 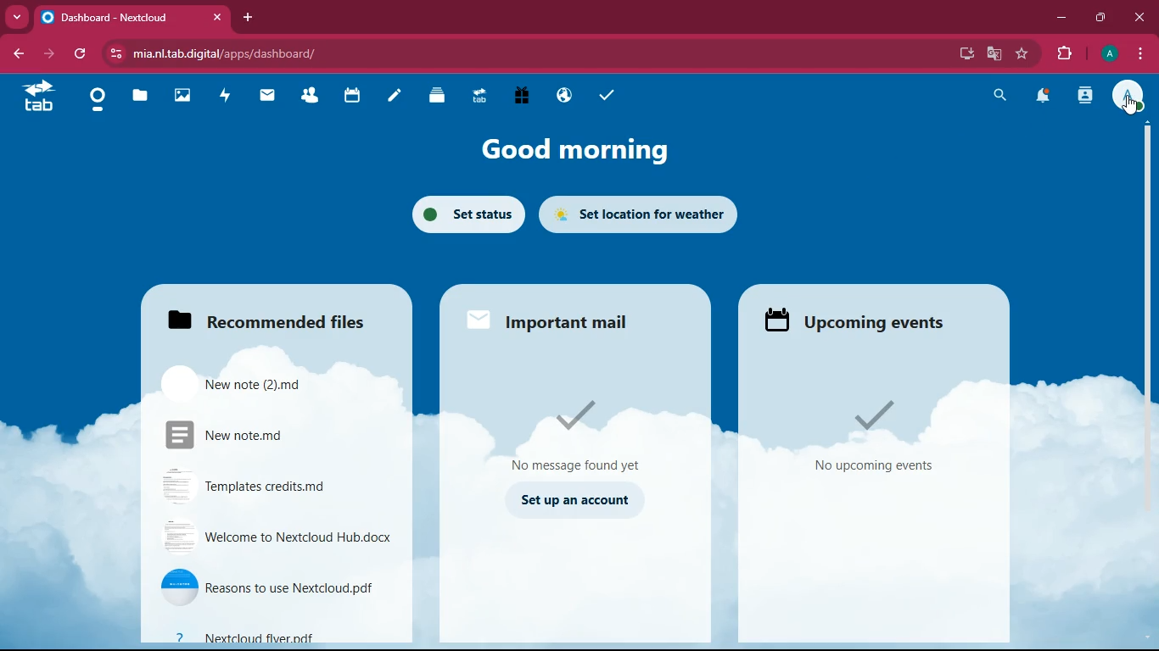 What do you see at coordinates (256, 488) in the screenshot?
I see `file` at bounding box center [256, 488].